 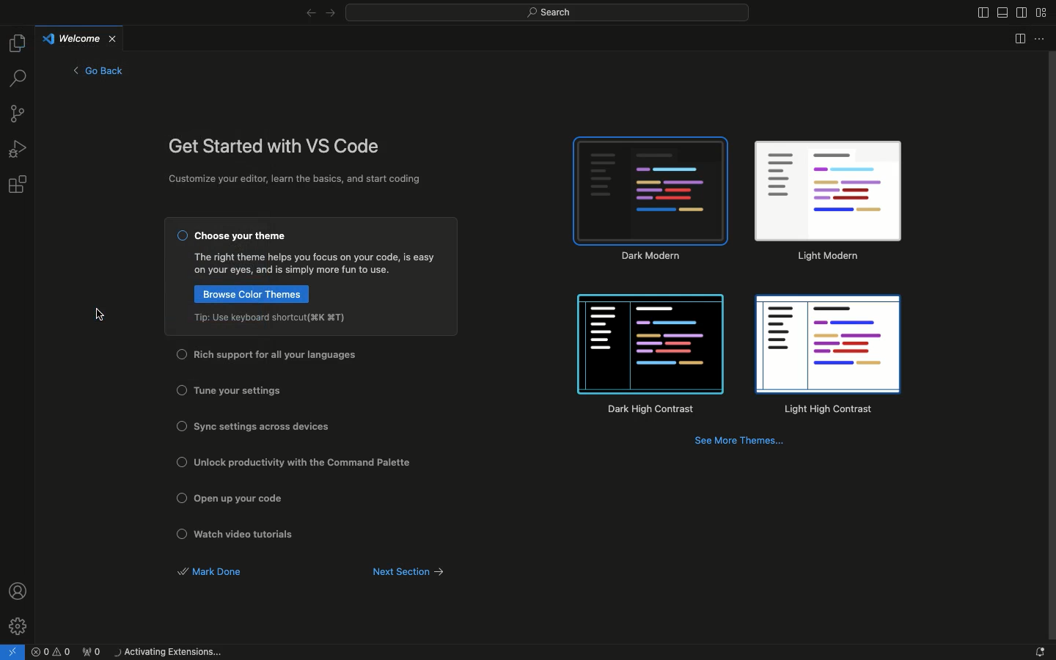 I want to click on Light high contrast, so click(x=826, y=357).